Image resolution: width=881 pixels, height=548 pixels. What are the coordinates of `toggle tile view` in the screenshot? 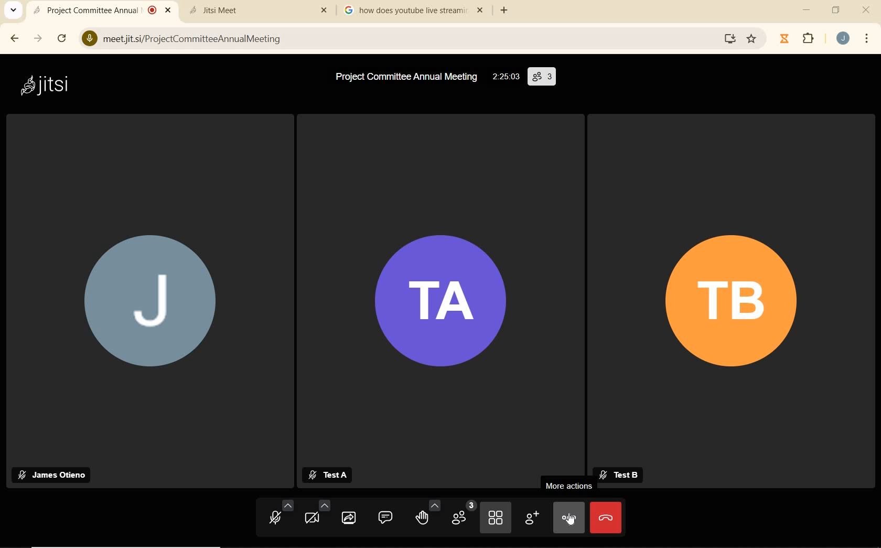 It's located at (496, 519).